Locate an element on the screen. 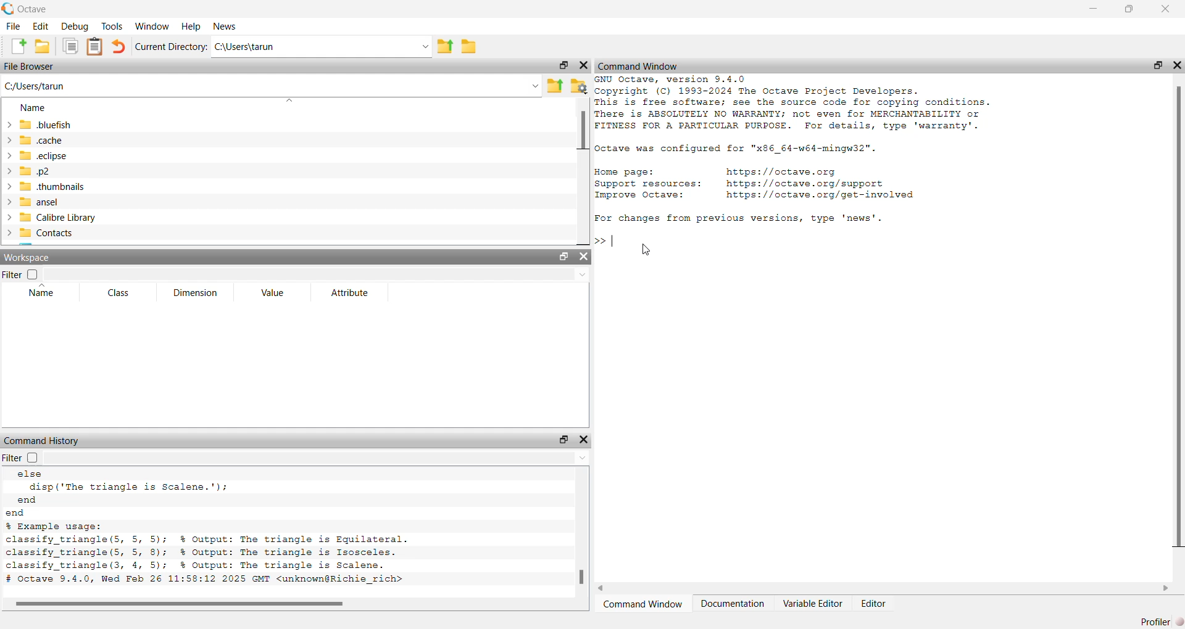 The width and height of the screenshot is (1185, 629). undo is located at coordinates (120, 46).